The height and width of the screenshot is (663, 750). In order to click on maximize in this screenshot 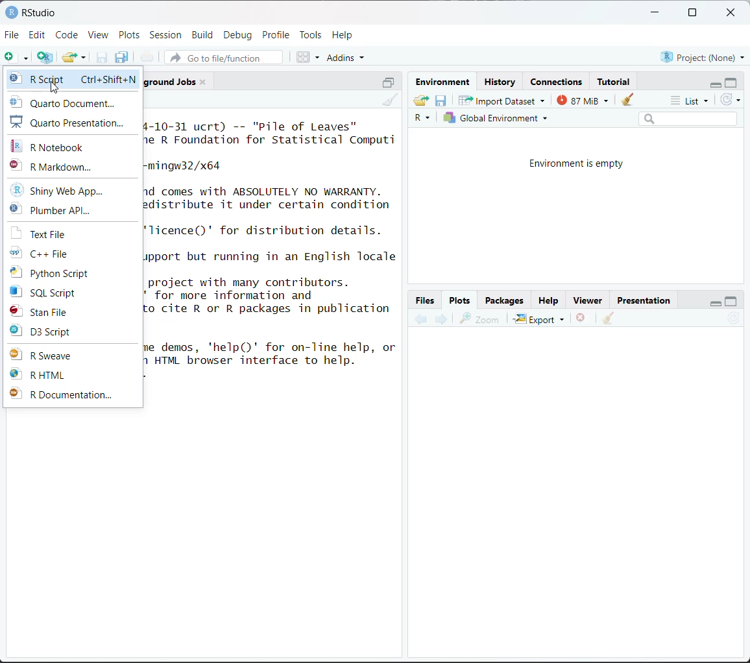, I will do `click(732, 82)`.